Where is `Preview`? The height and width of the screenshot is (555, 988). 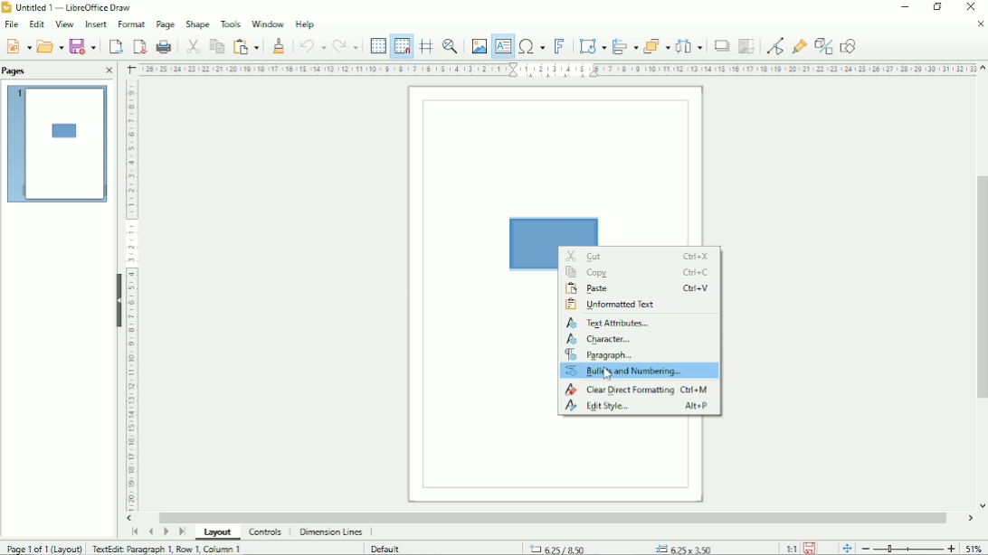 Preview is located at coordinates (57, 145).